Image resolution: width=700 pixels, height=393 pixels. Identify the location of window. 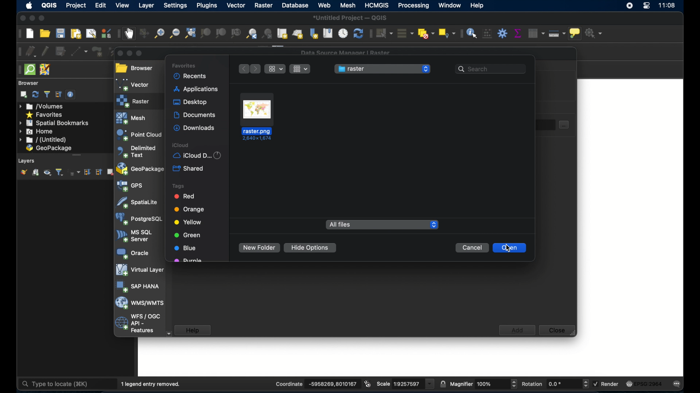
(449, 5).